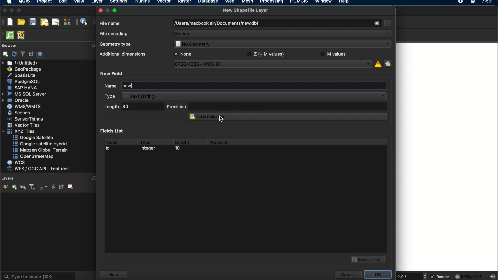 Image resolution: width=498 pixels, height=280 pixels. Describe the element at coordinates (19, 11) in the screenshot. I see `maximize` at that location.